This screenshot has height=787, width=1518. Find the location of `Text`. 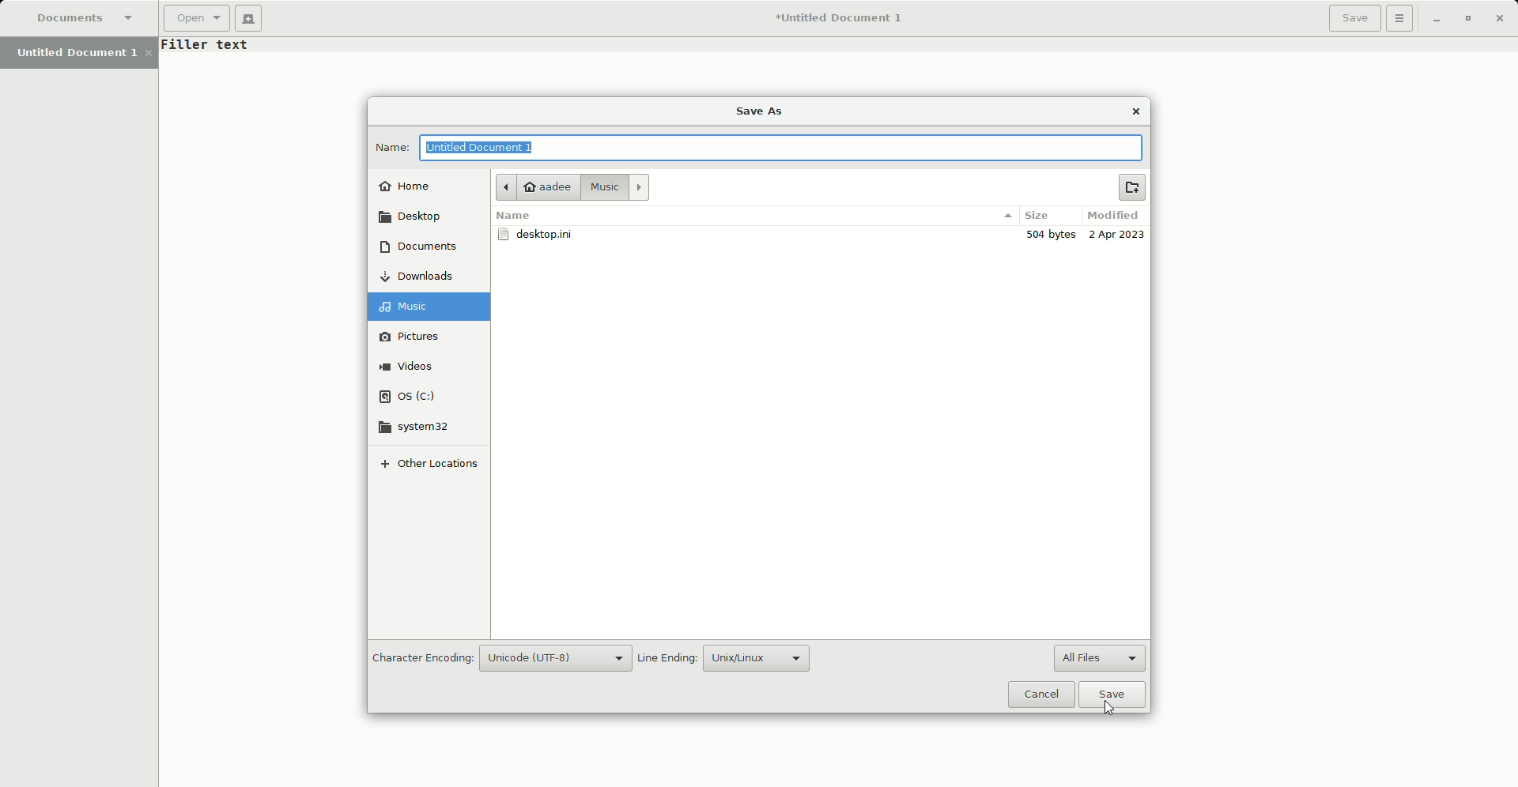

Text is located at coordinates (205, 45).